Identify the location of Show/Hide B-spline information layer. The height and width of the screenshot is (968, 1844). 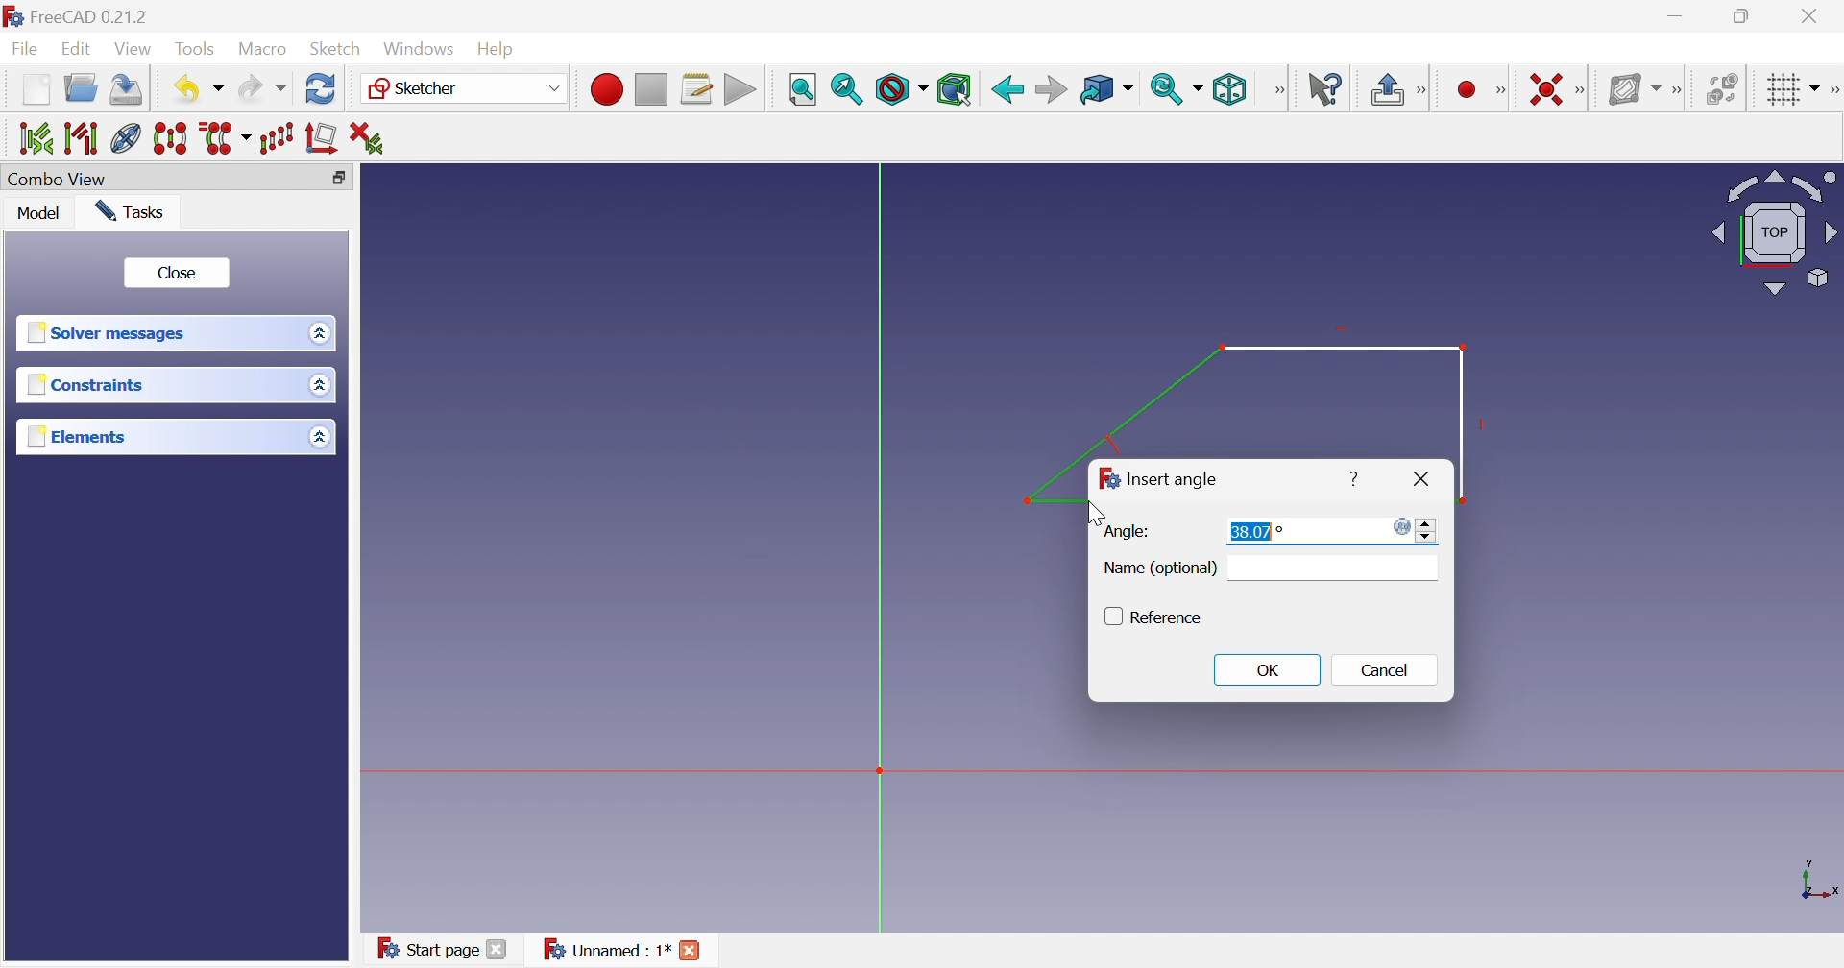
(1629, 88).